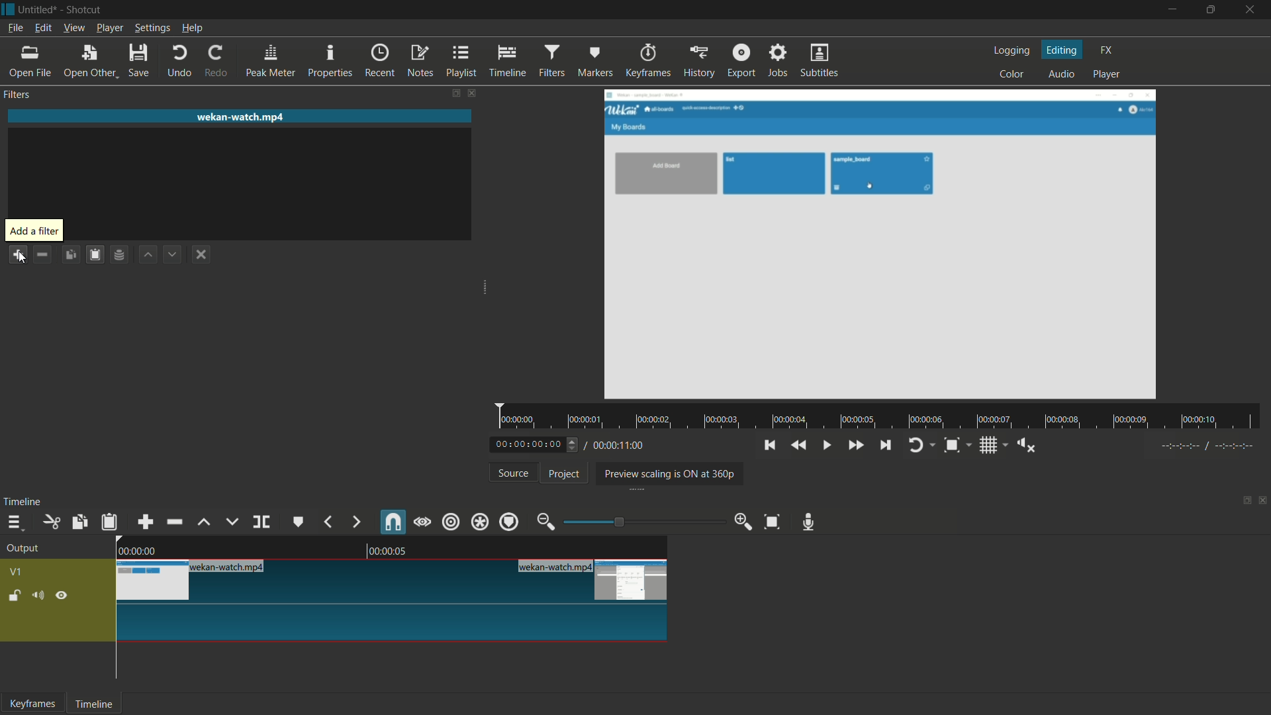  What do you see at coordinates (538, 444) in the screenshot?
I see `current time` at bounding box center [538, 444].